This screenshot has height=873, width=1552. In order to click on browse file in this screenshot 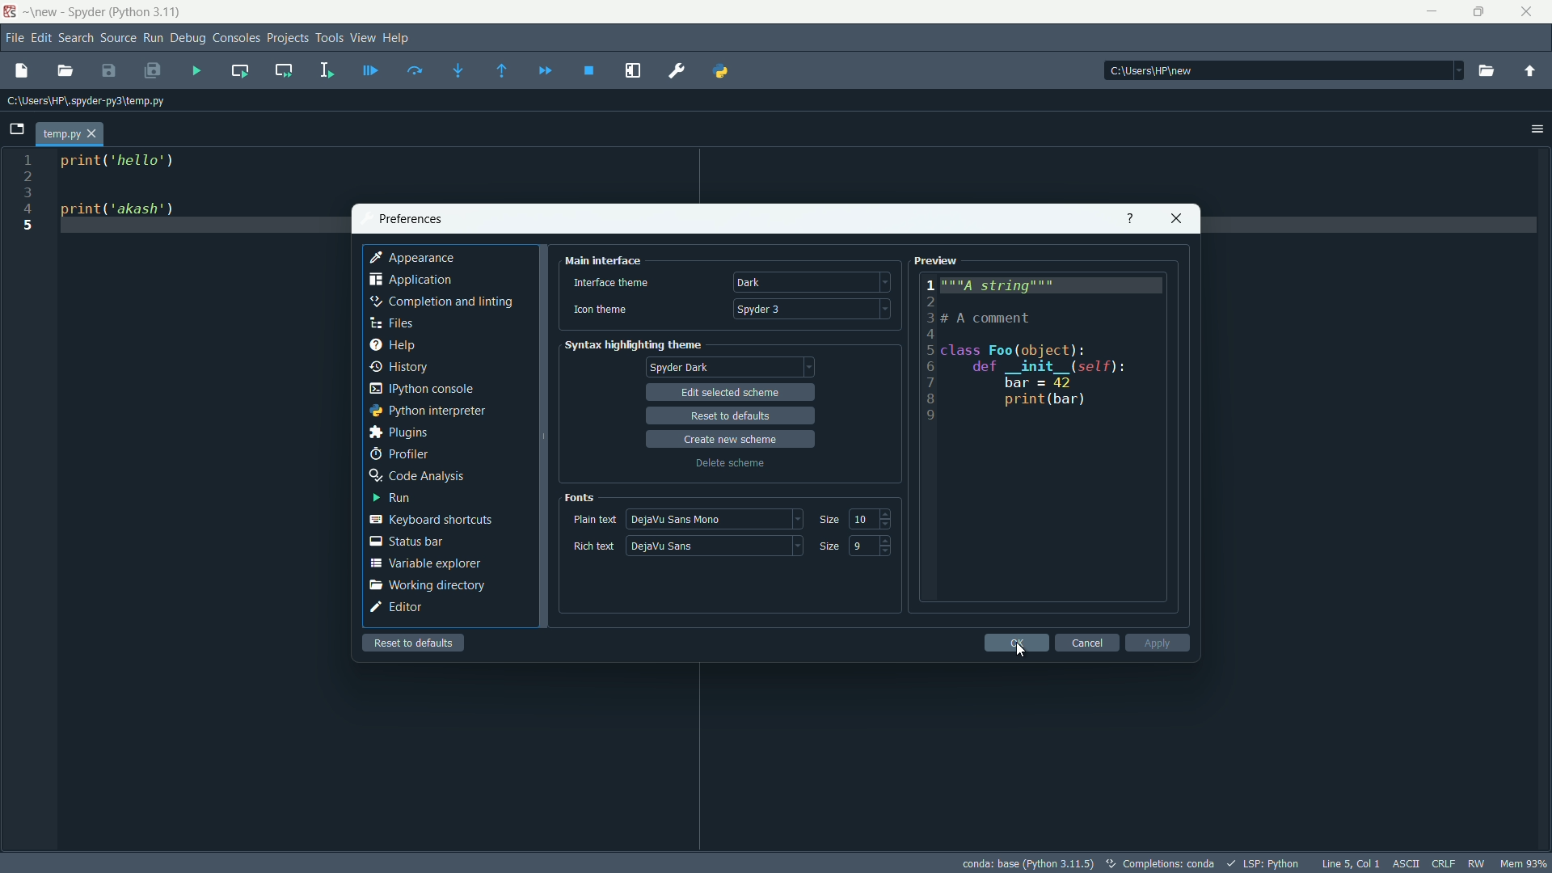, I will do `click(66, 72)`.